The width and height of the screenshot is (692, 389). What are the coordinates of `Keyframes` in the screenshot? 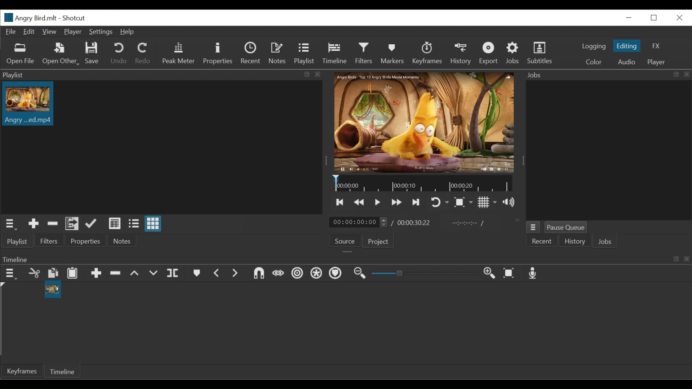 It's located at (428, 53).